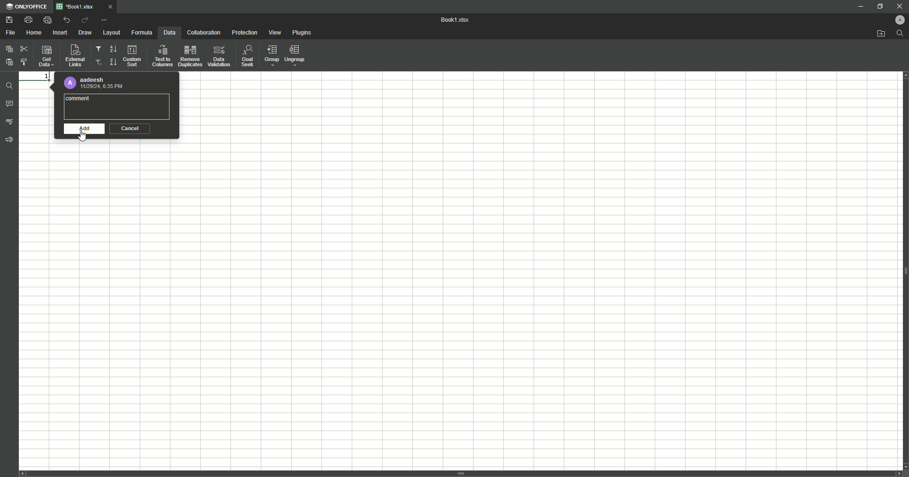  What do you see at coordinates (84, 20) in the screenshot?
I see `Redo` at bounding box center [84, 20].